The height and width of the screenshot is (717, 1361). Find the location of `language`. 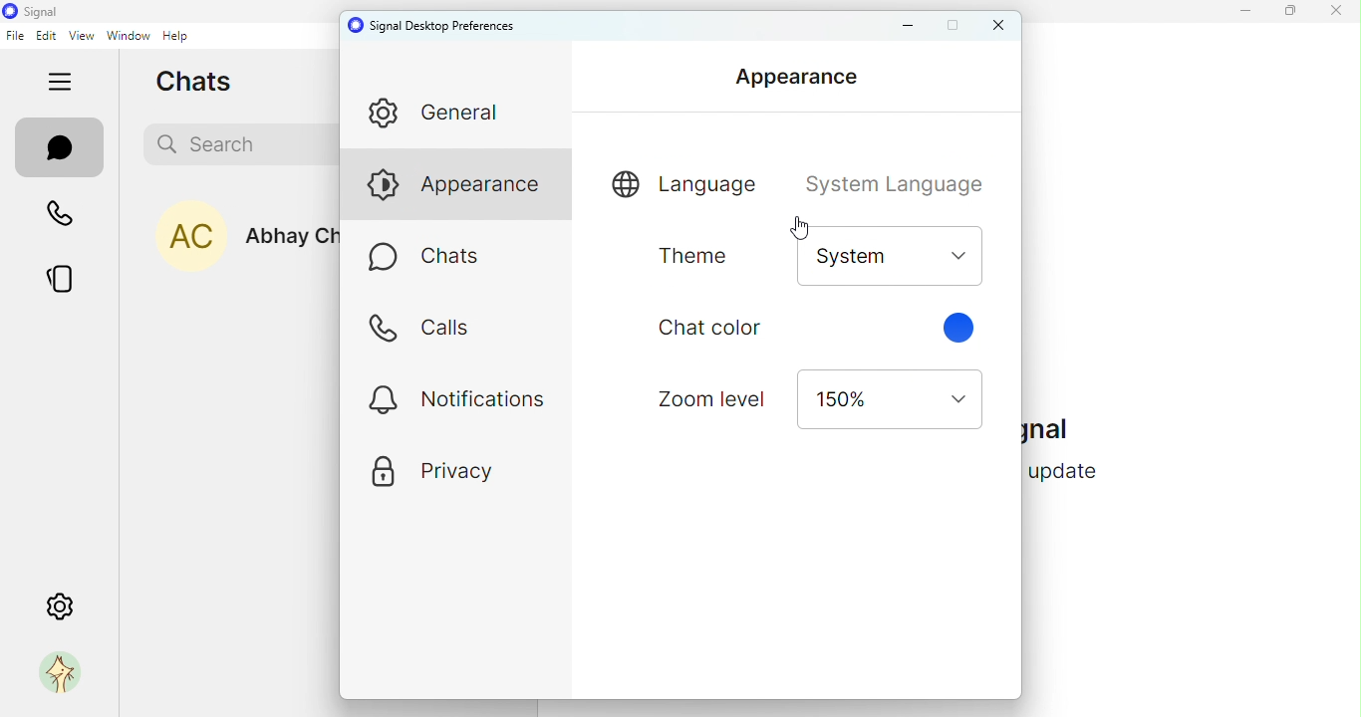

language is located at coordinates (685, 183).